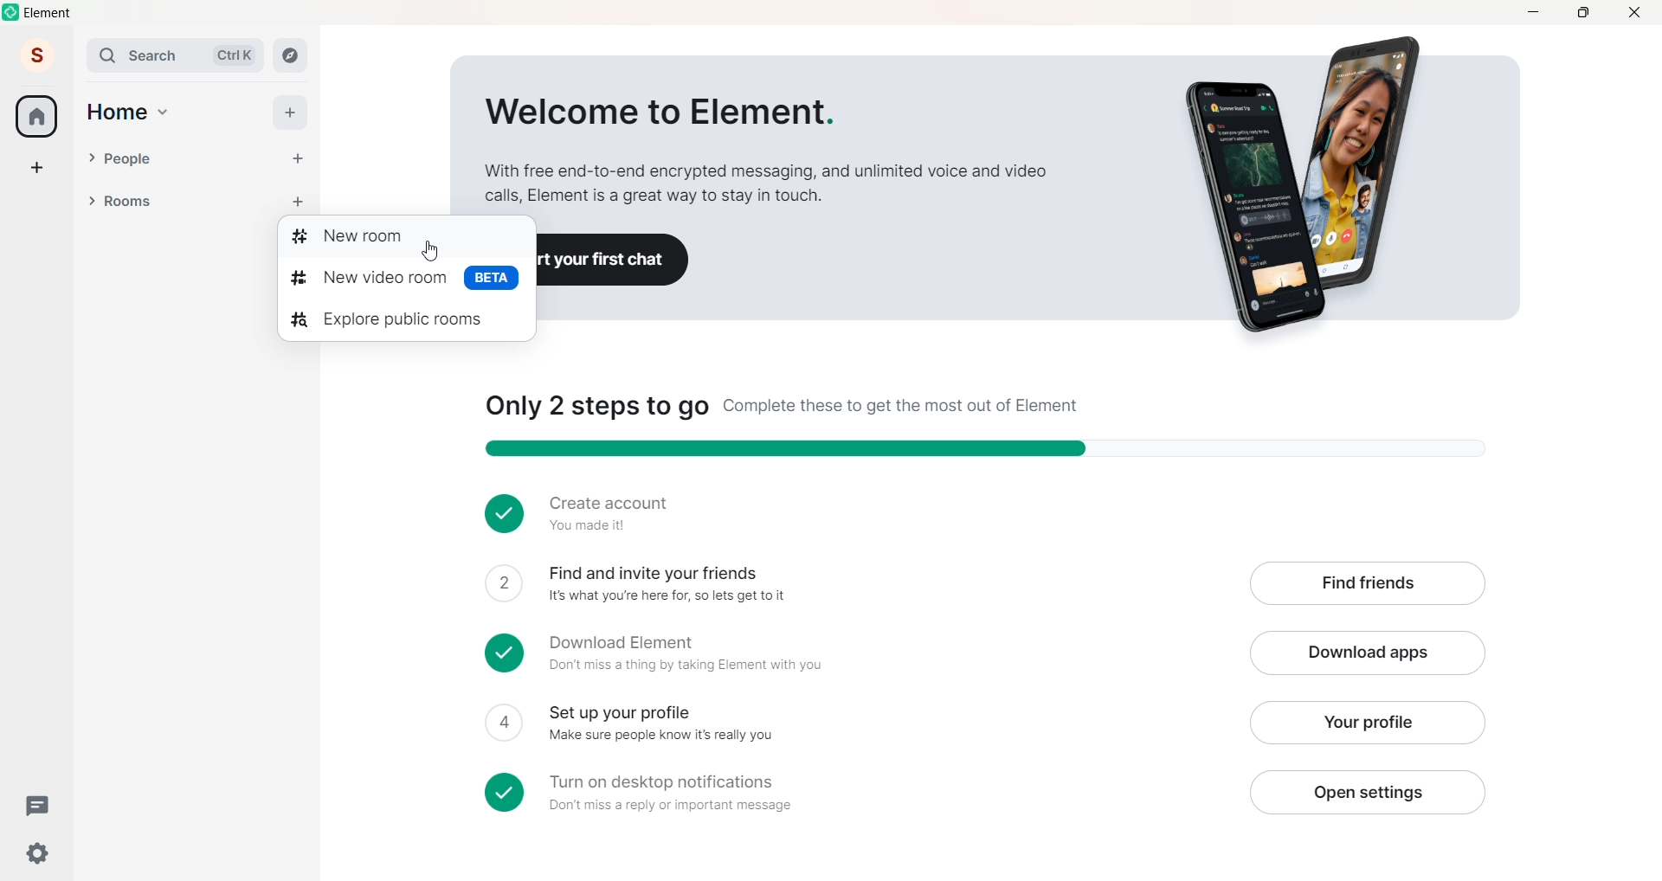  What do you see at coordinates (263, 202) in the screenshot?
I see `List options` at bounding box center [263, 202].